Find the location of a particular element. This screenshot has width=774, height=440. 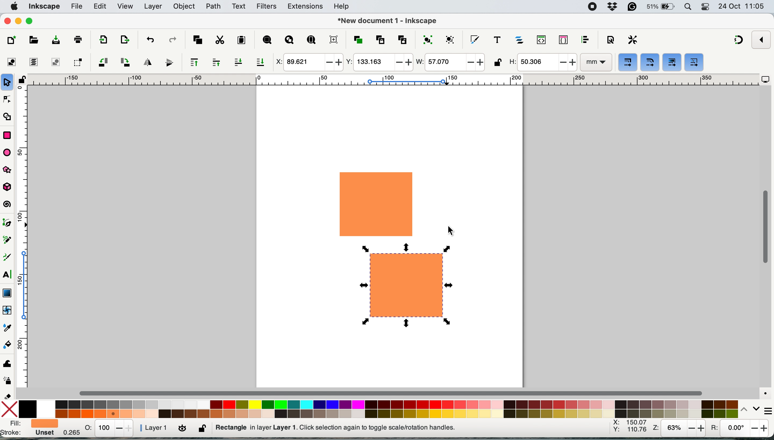

raise selection one step is located at coordinates (216, 63).